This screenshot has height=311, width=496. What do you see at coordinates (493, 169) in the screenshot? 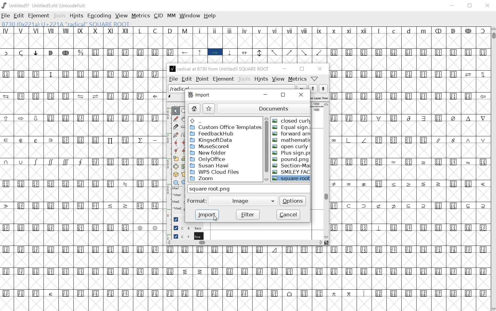
I see `SCROLLBAR` at bounding box center [493, 169].